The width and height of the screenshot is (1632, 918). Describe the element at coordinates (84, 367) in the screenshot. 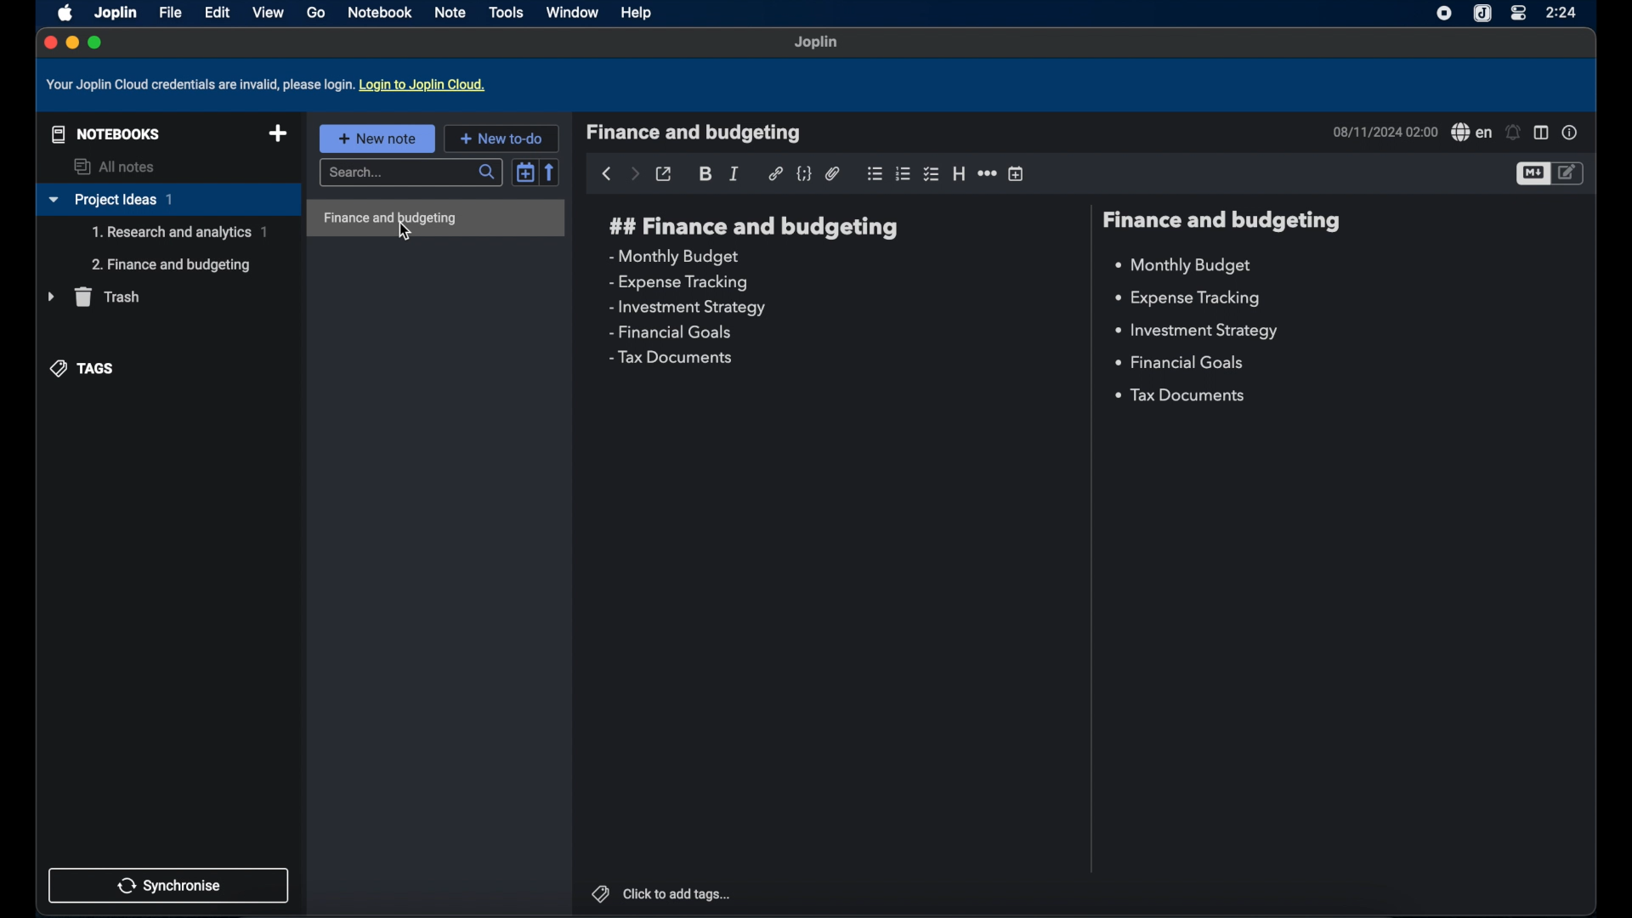

I see `tags` at that location.